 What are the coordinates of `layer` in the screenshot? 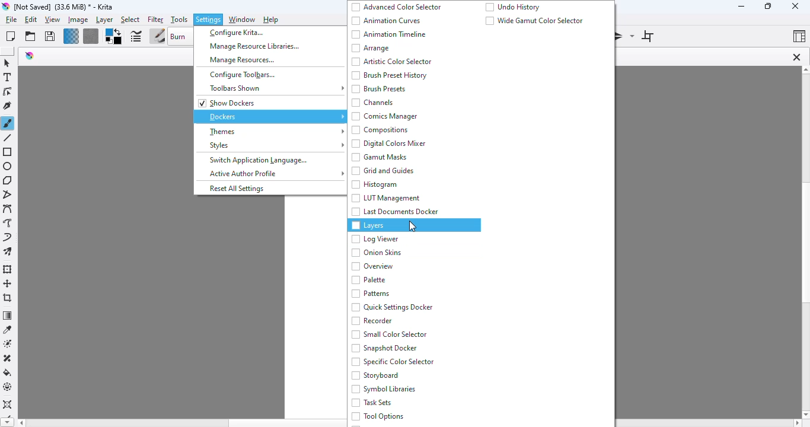 It's located at (104, 20).